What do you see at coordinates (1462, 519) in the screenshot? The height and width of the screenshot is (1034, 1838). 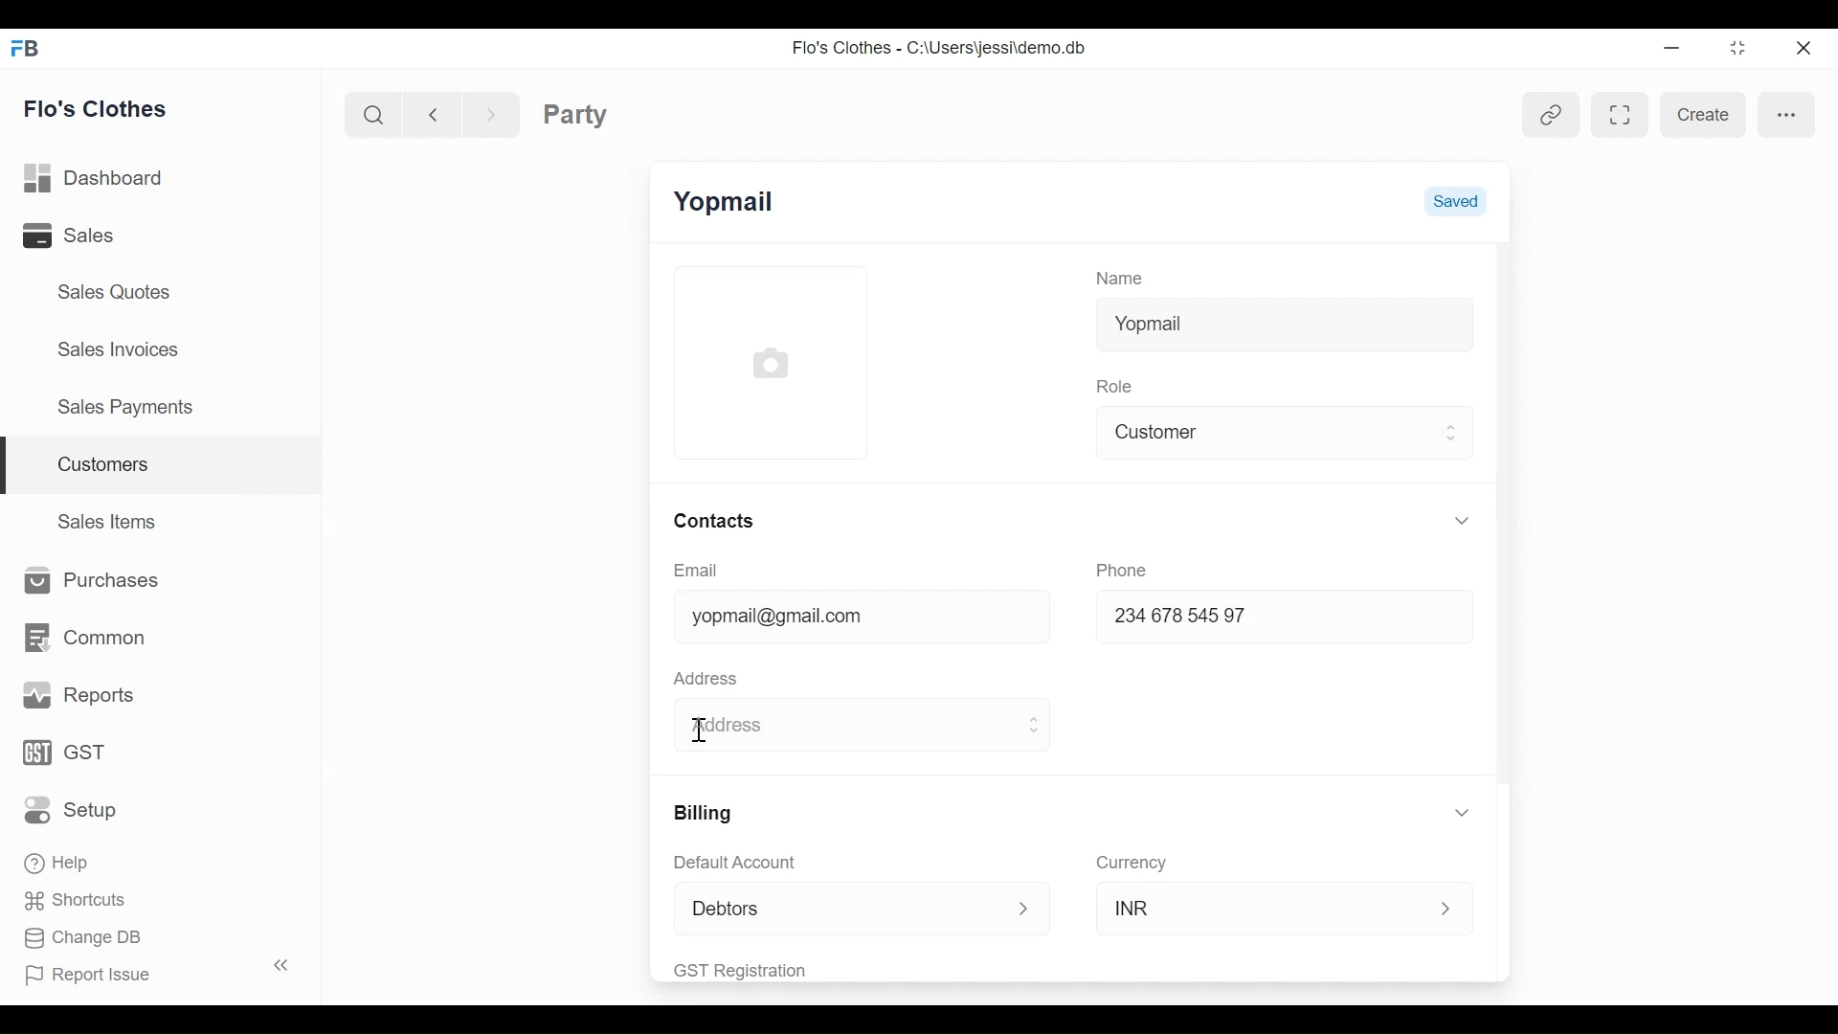 I see `Expand` at bounding box center [1462, 519].